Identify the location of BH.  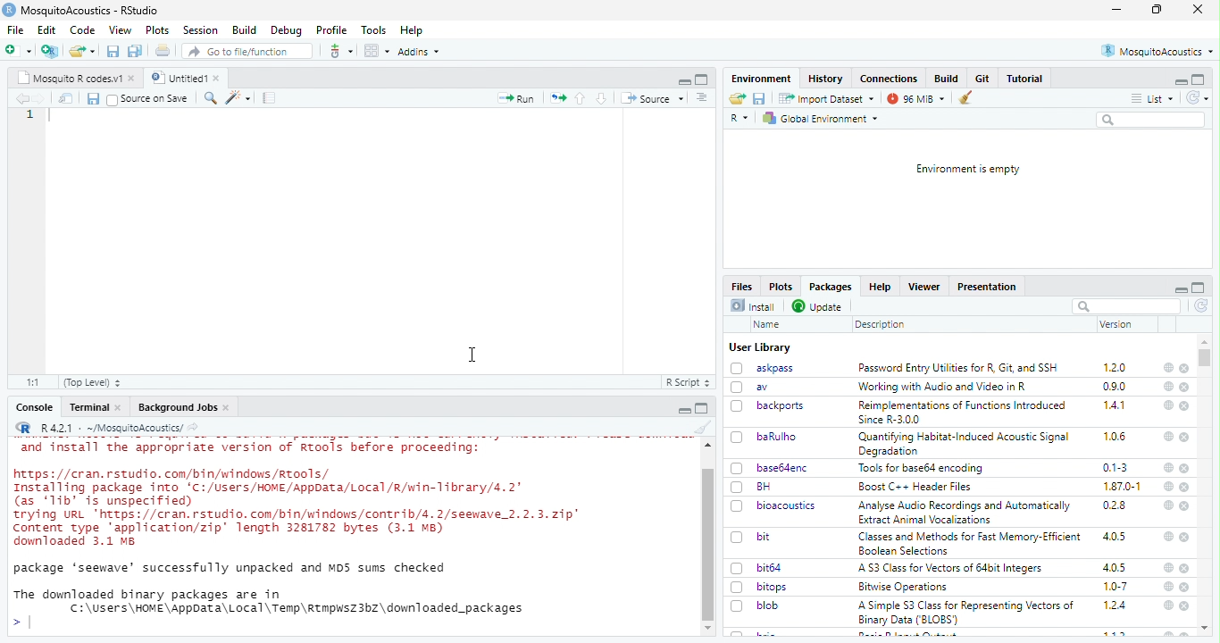
(764, 487).